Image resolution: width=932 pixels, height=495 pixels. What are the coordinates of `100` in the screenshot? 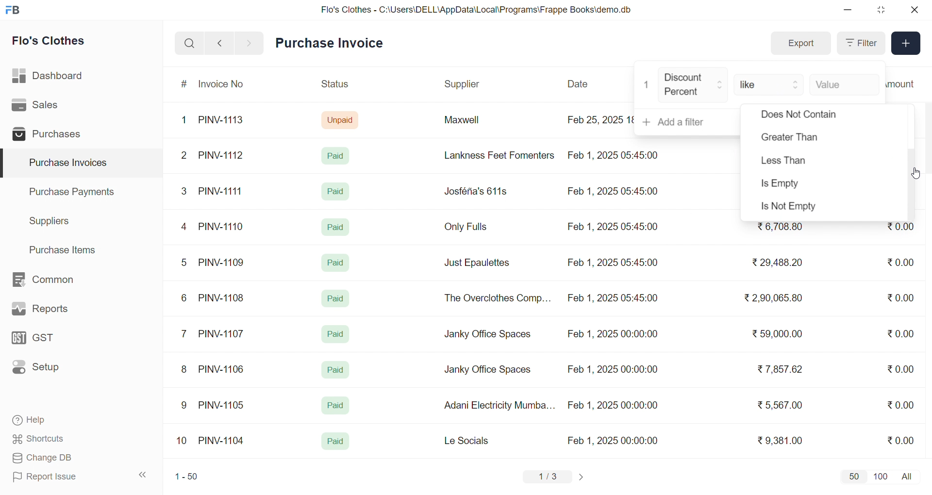 It's located at (879, 476).